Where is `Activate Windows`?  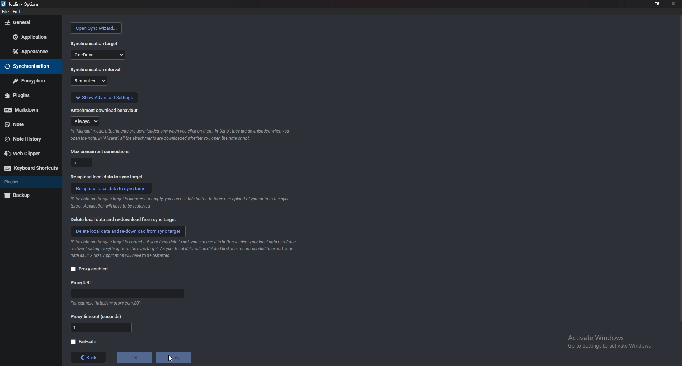
Activate Windows is located at coordinates (608, 340).